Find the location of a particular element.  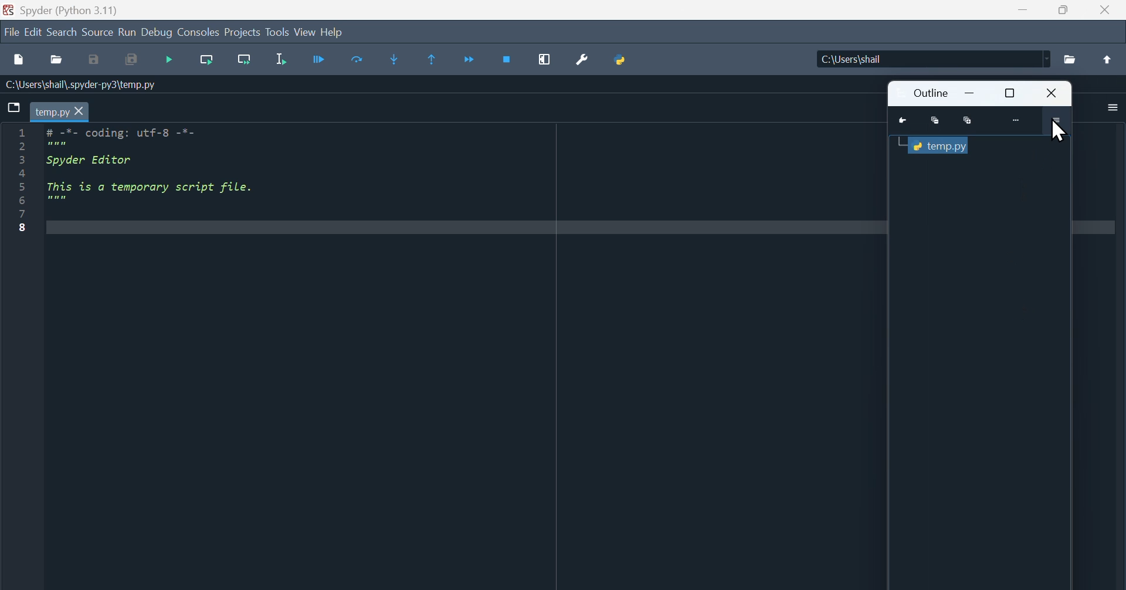

New file is located at coordinates (21, 59).